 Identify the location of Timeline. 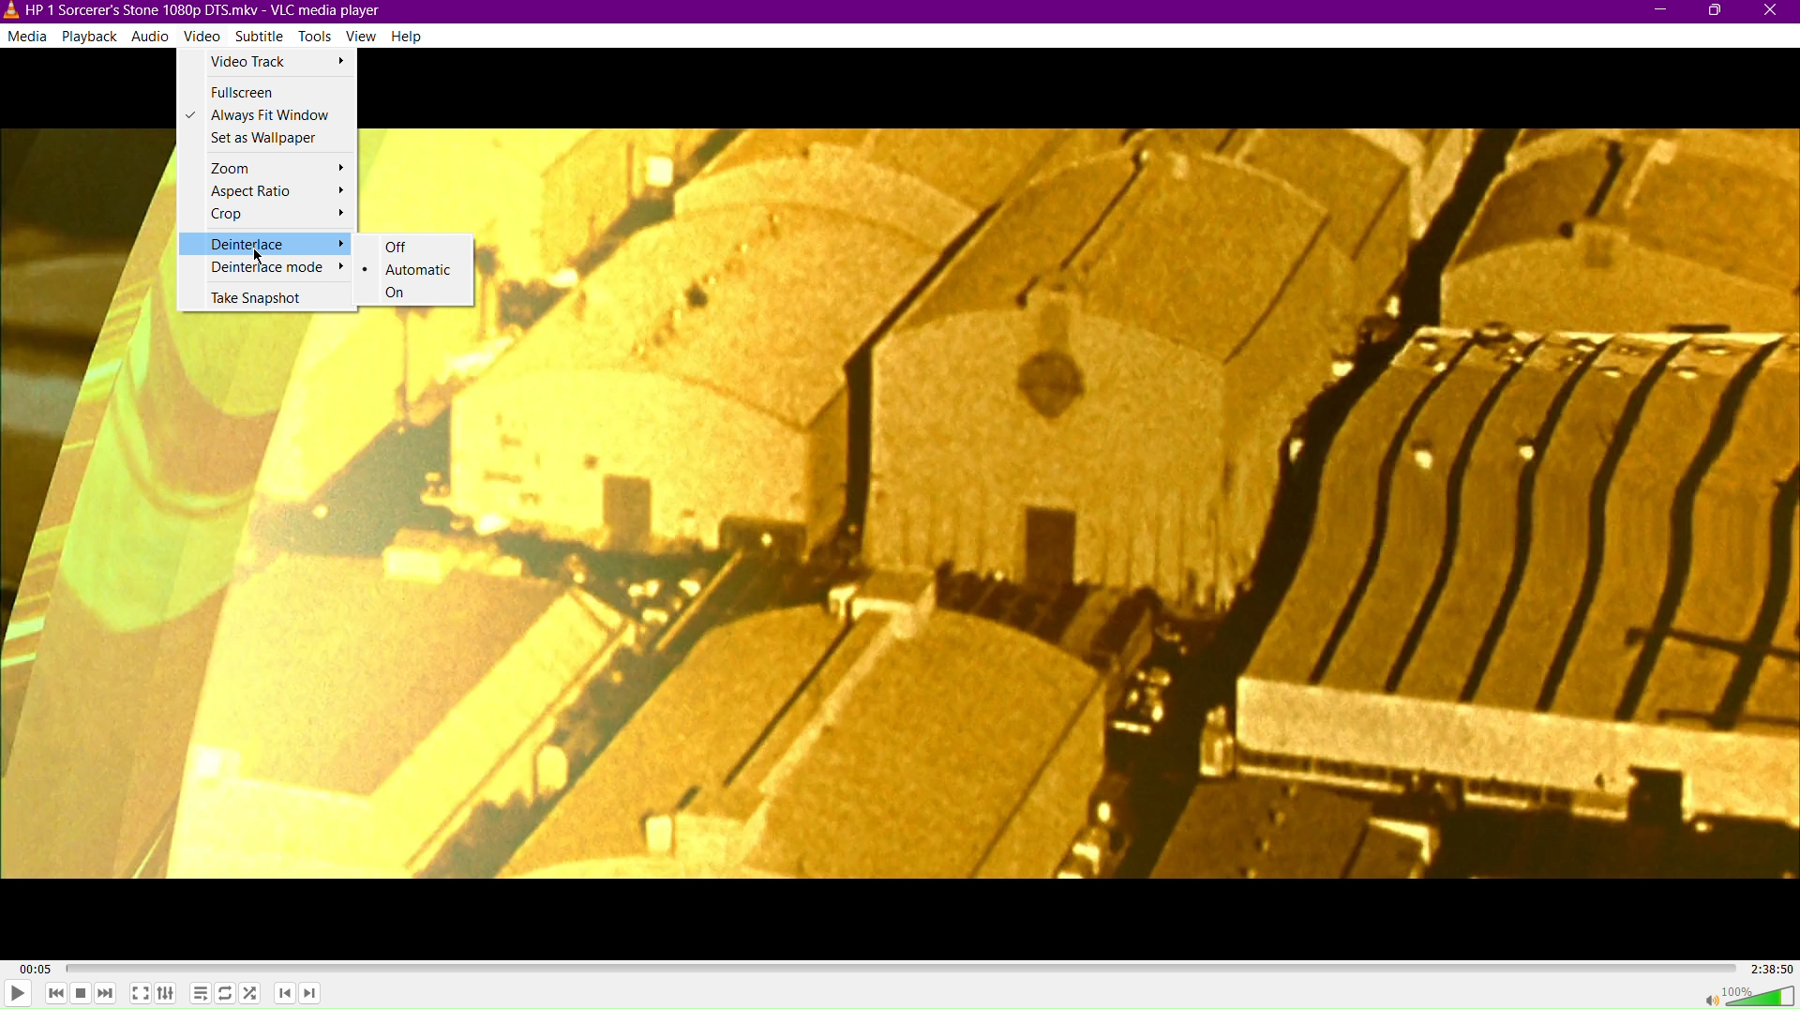
(903, 967).